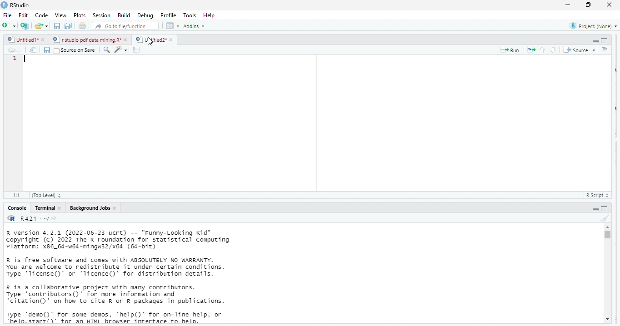 The width and height of the screenshot is (620, 326). What do you see at coordinates (57, 26) in the screenshot?
I see `save current document` at bounding box center [57, 26].